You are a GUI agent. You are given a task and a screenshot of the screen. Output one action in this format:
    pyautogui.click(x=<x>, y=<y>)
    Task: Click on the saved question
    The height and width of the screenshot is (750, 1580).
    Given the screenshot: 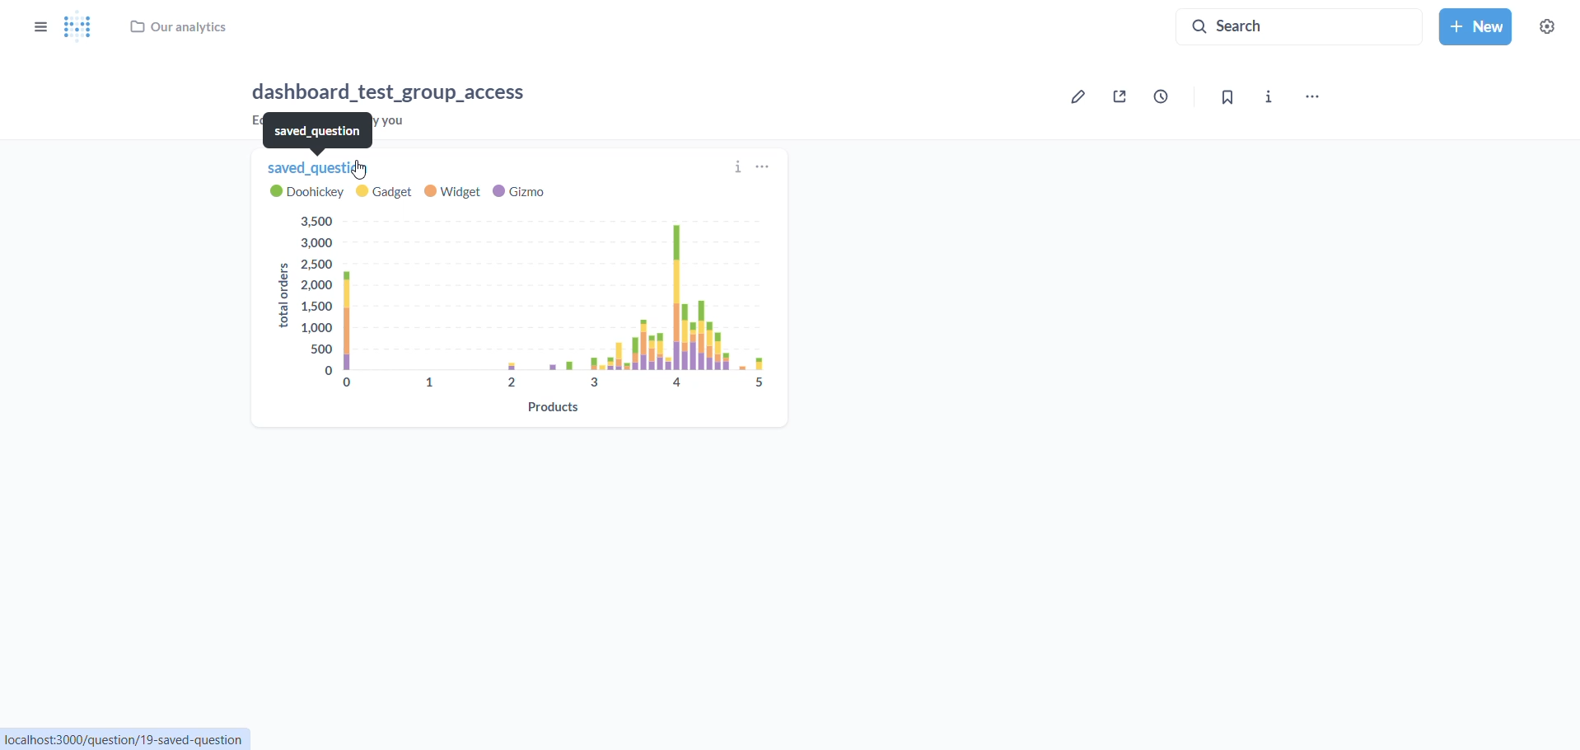 What is the action you would take?
    pyautogui.click(x=317, y=172)
    